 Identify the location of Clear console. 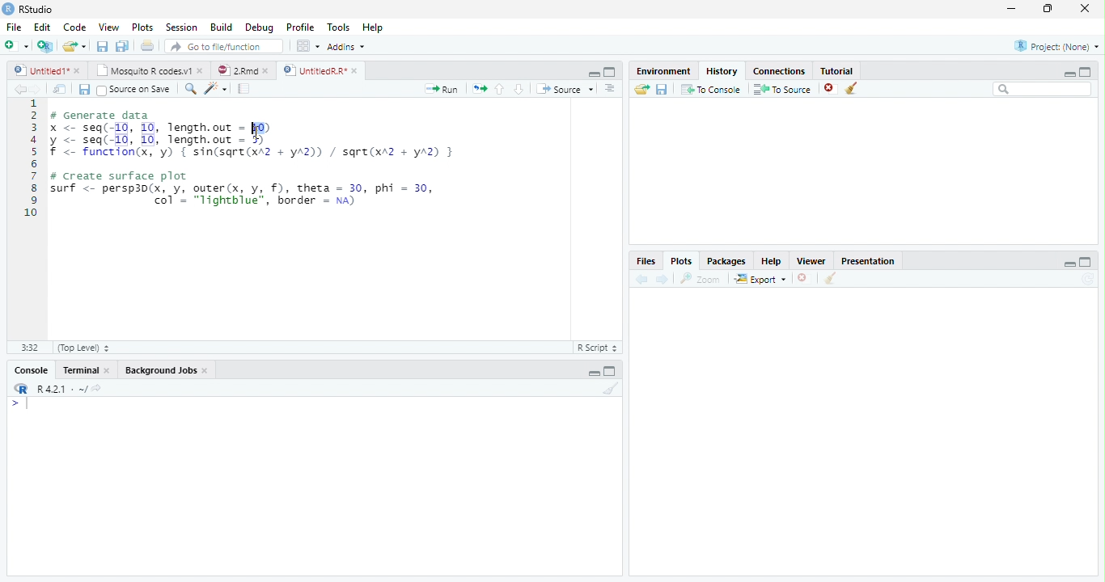
(612, 388).